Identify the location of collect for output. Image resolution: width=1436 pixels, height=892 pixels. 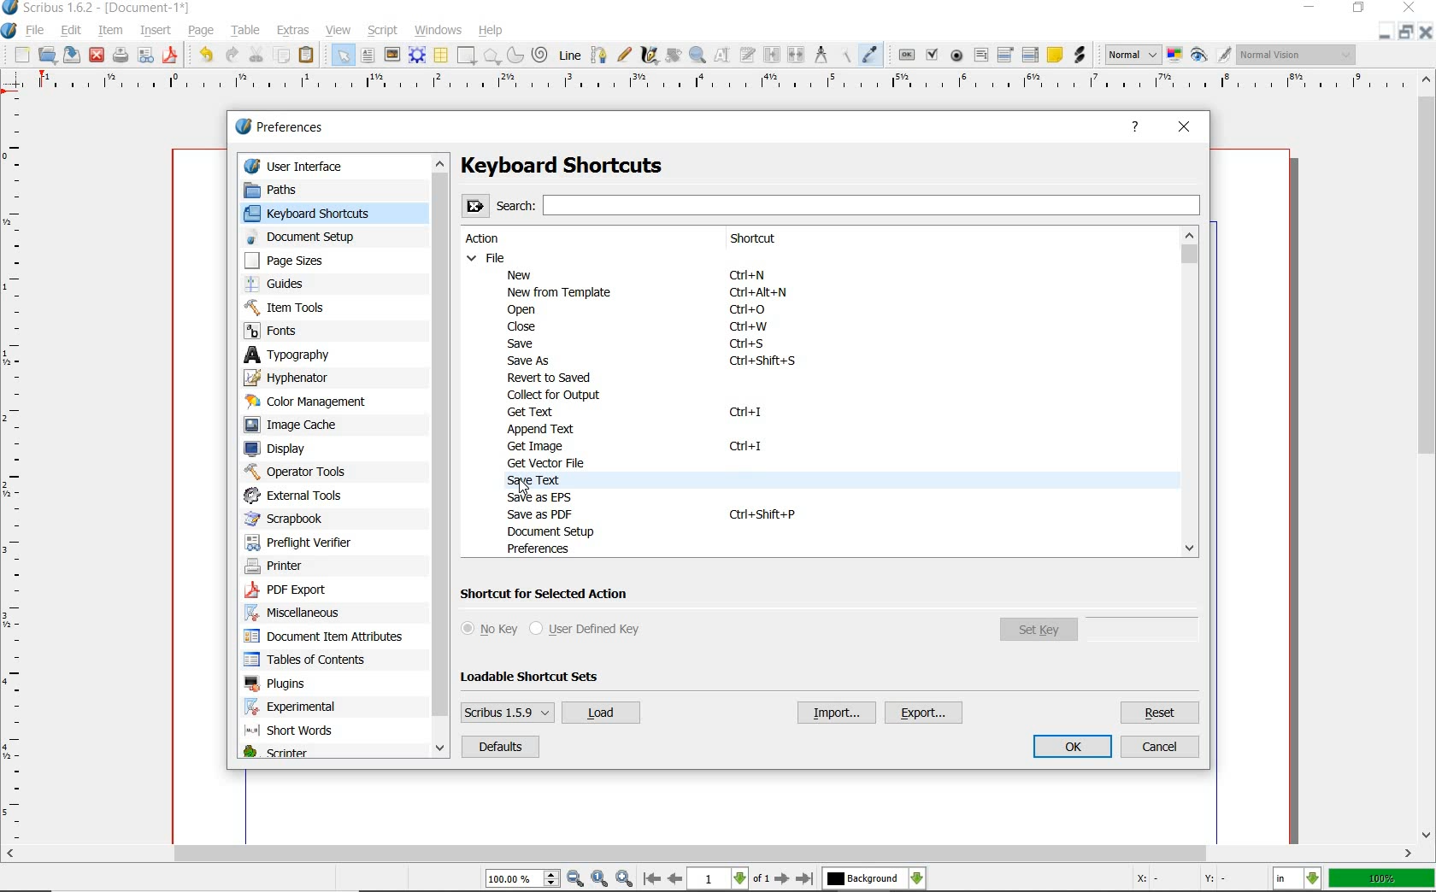
(557, 395).